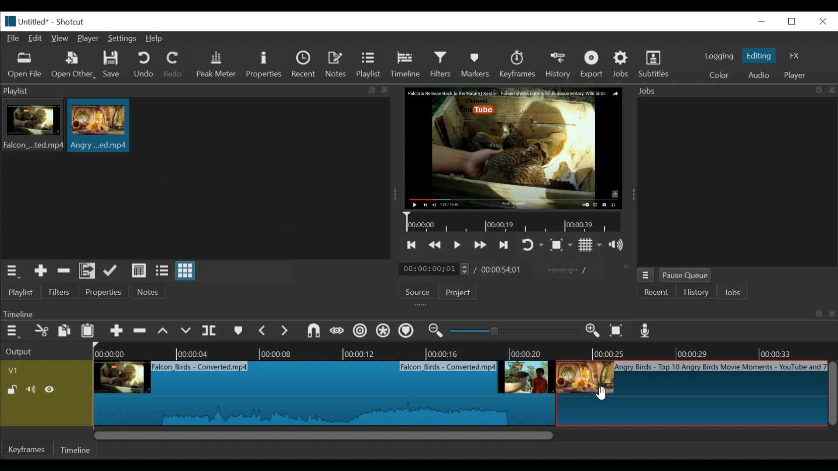 This screenshot has height=471, width=838. Describe the element at coordinates (561, 246) in the screenshot. I see `Toggle zoom` at that location.